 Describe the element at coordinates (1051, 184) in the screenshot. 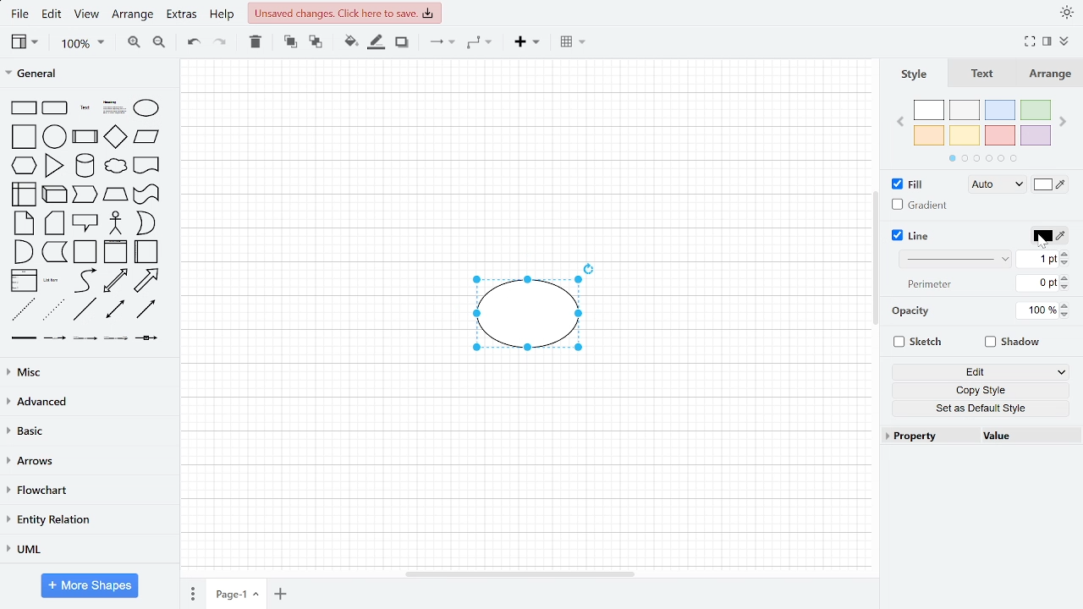

I see `Fill colore` at that location.